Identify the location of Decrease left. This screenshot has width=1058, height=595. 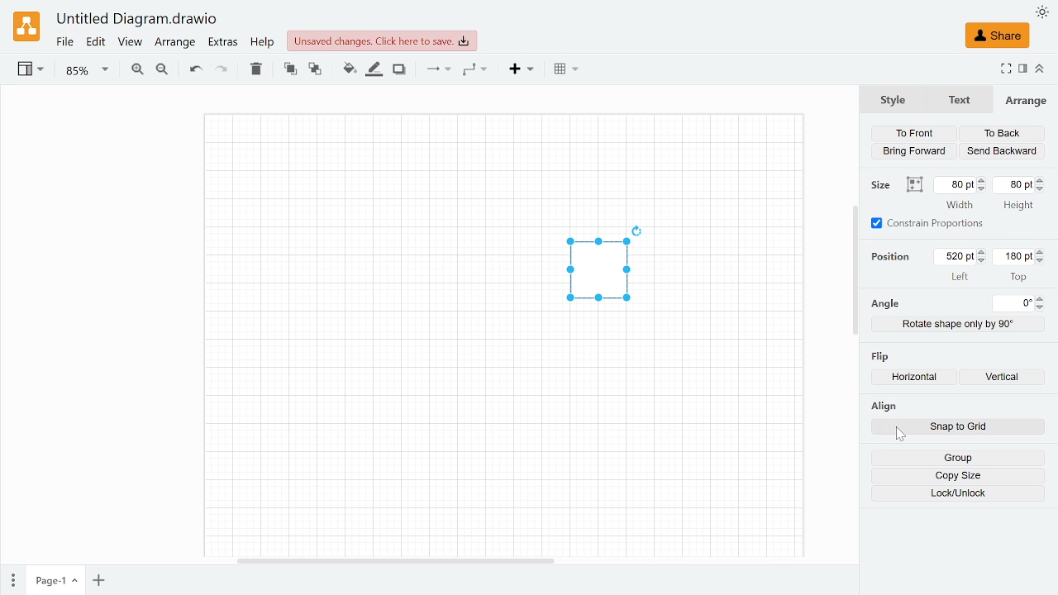
(984, 261).